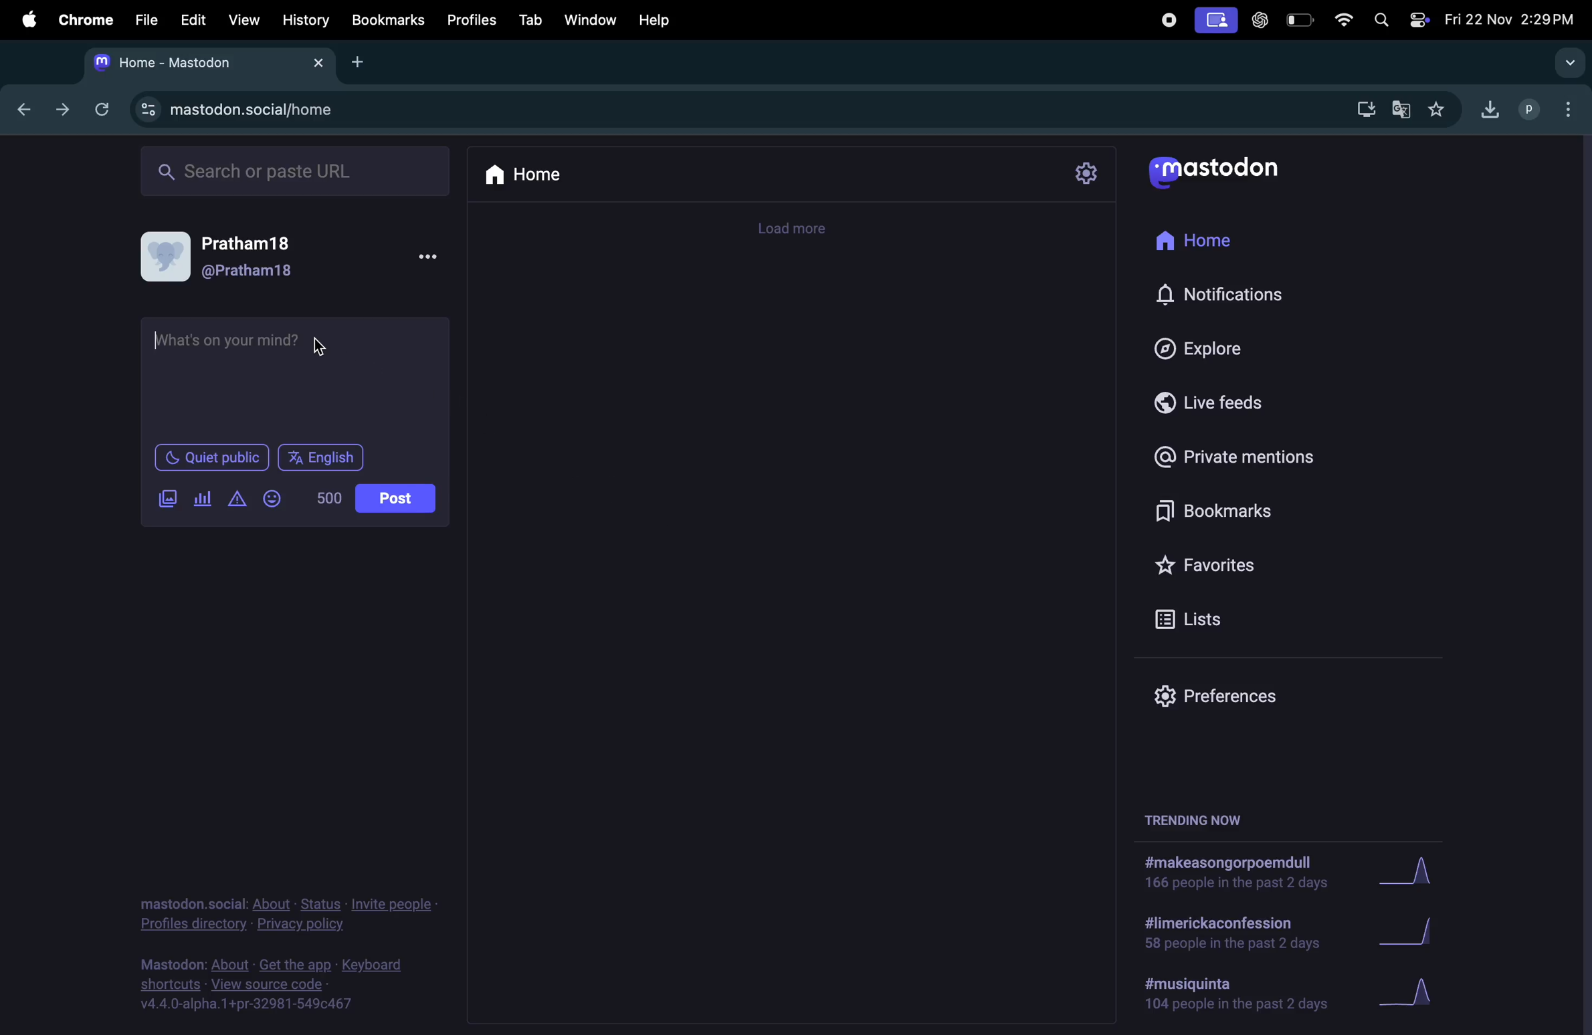 The height and width of the screenshot is (1035, 1592). What do you see at coordinates (1489, 110) in the screenshot?
I see `downloads` at bounding box center [1489, 110].